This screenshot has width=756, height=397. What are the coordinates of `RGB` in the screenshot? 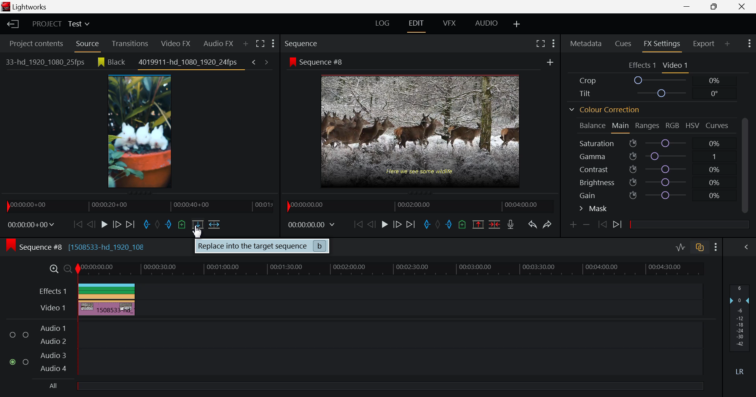 It's located at (672, 125).